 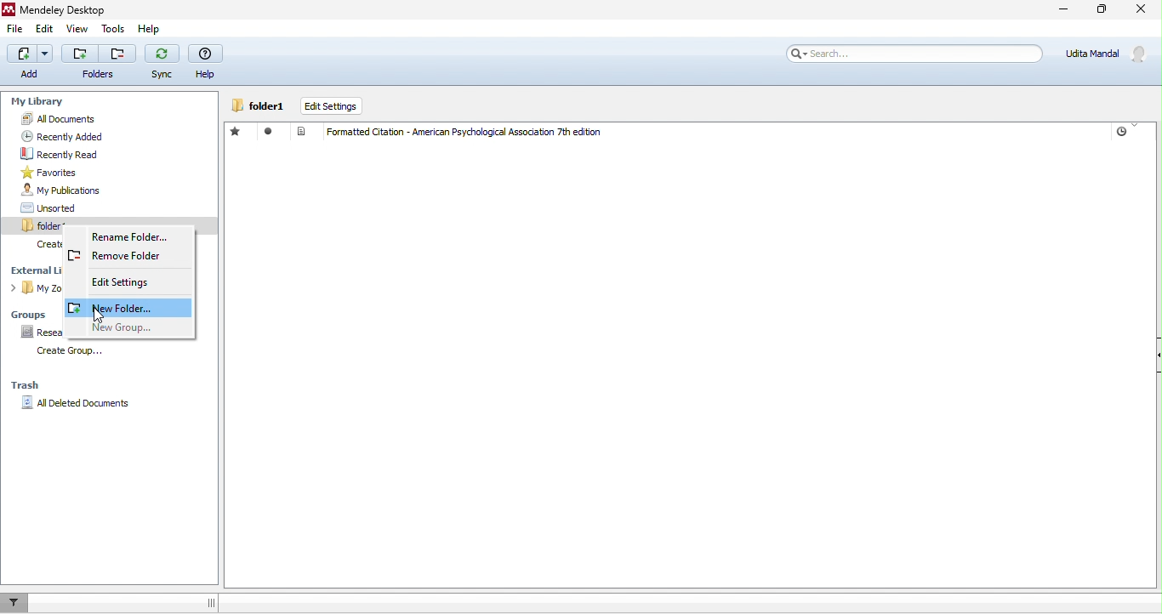 What do you see at coordinates (33, 63) in the screenshot?
I see `add` at bounding box center [33, 63].